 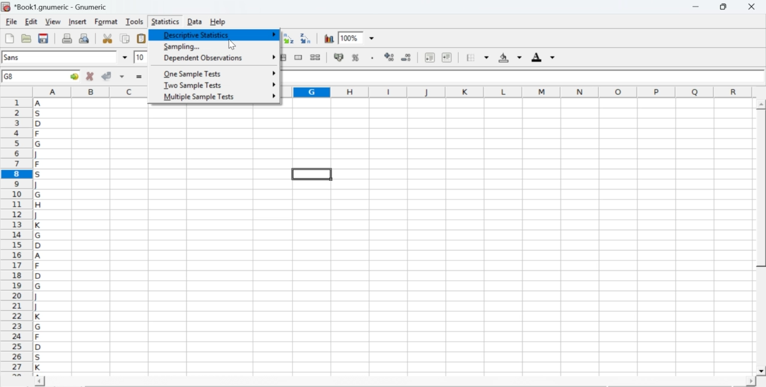 What do you see at coordinates (193, 85) in the screenshot?
I see `two sample tests` at bounding box center [193, 85].